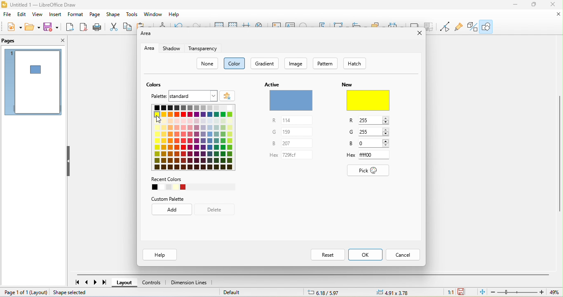  Describe the element at coordinates (463, 292) in the screenshot. I see `the document has been modified click to save the document` at that location.